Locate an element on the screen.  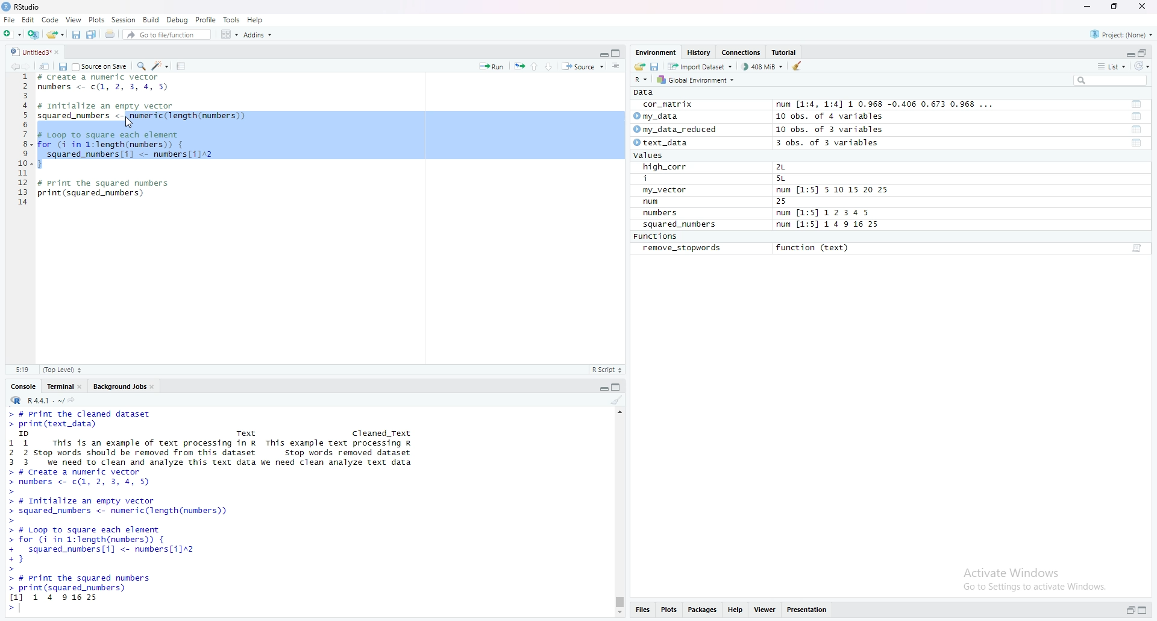
function (text) is located at coordinates (814, 248).